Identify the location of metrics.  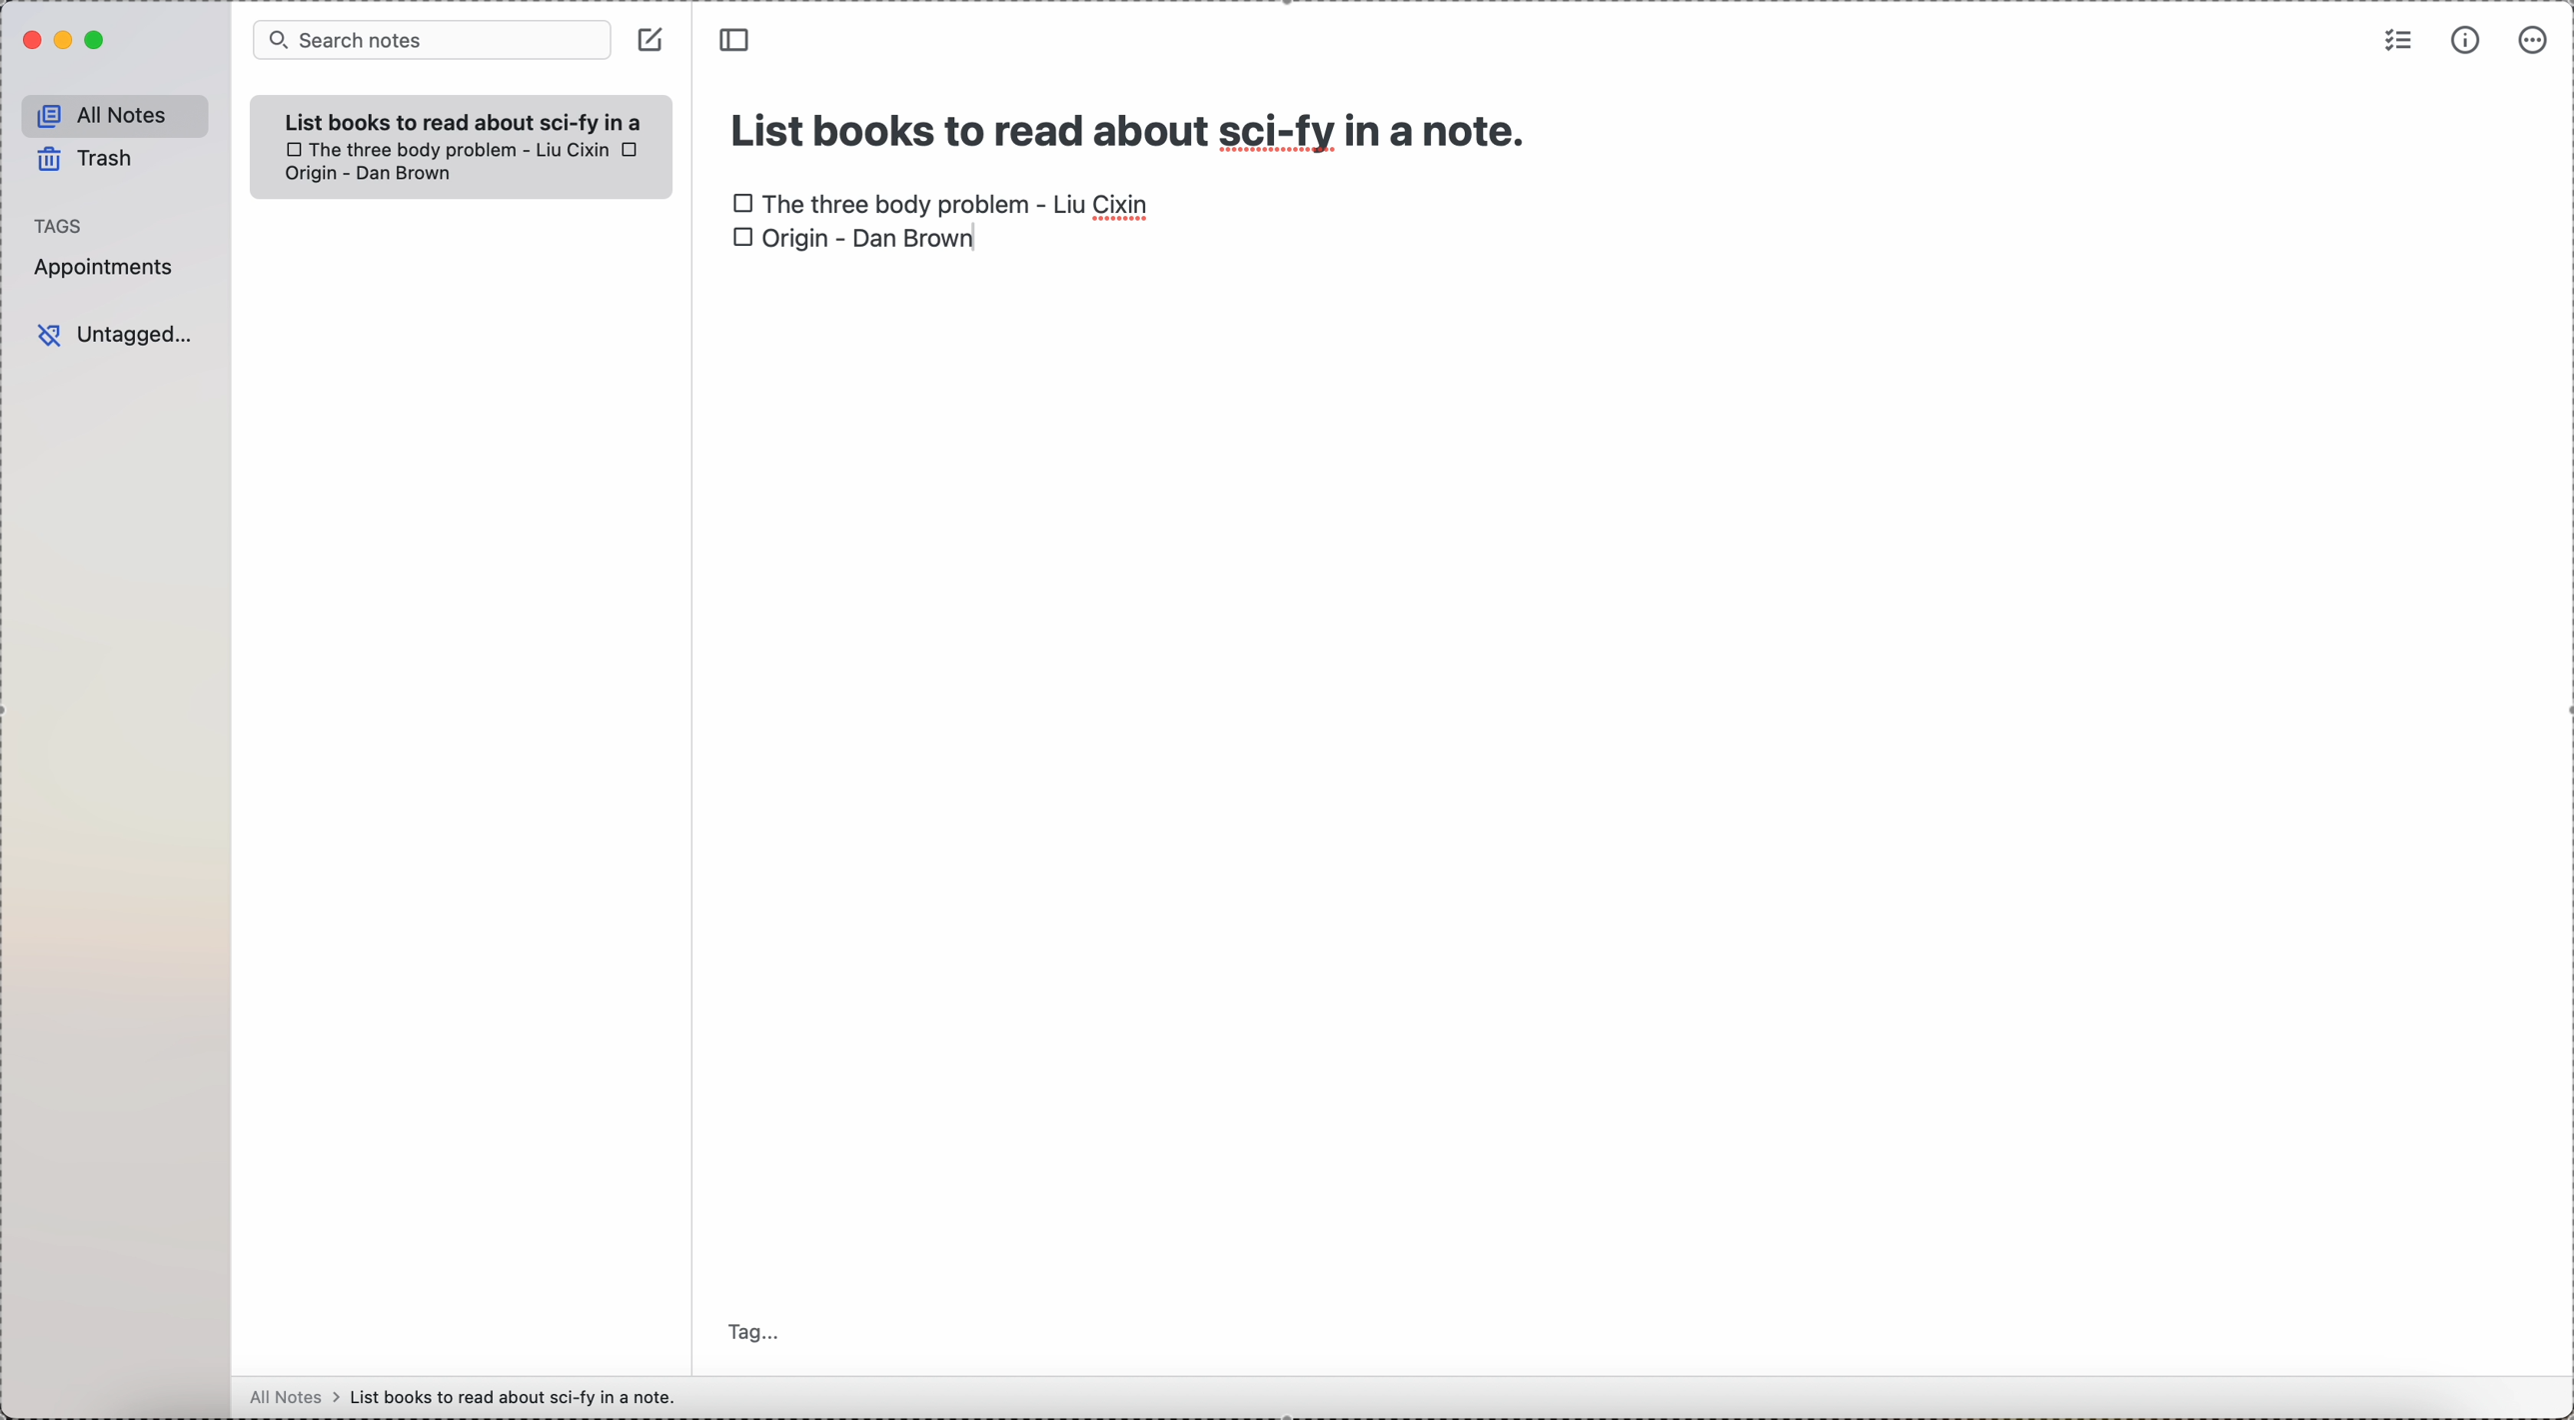
(2461, 41).